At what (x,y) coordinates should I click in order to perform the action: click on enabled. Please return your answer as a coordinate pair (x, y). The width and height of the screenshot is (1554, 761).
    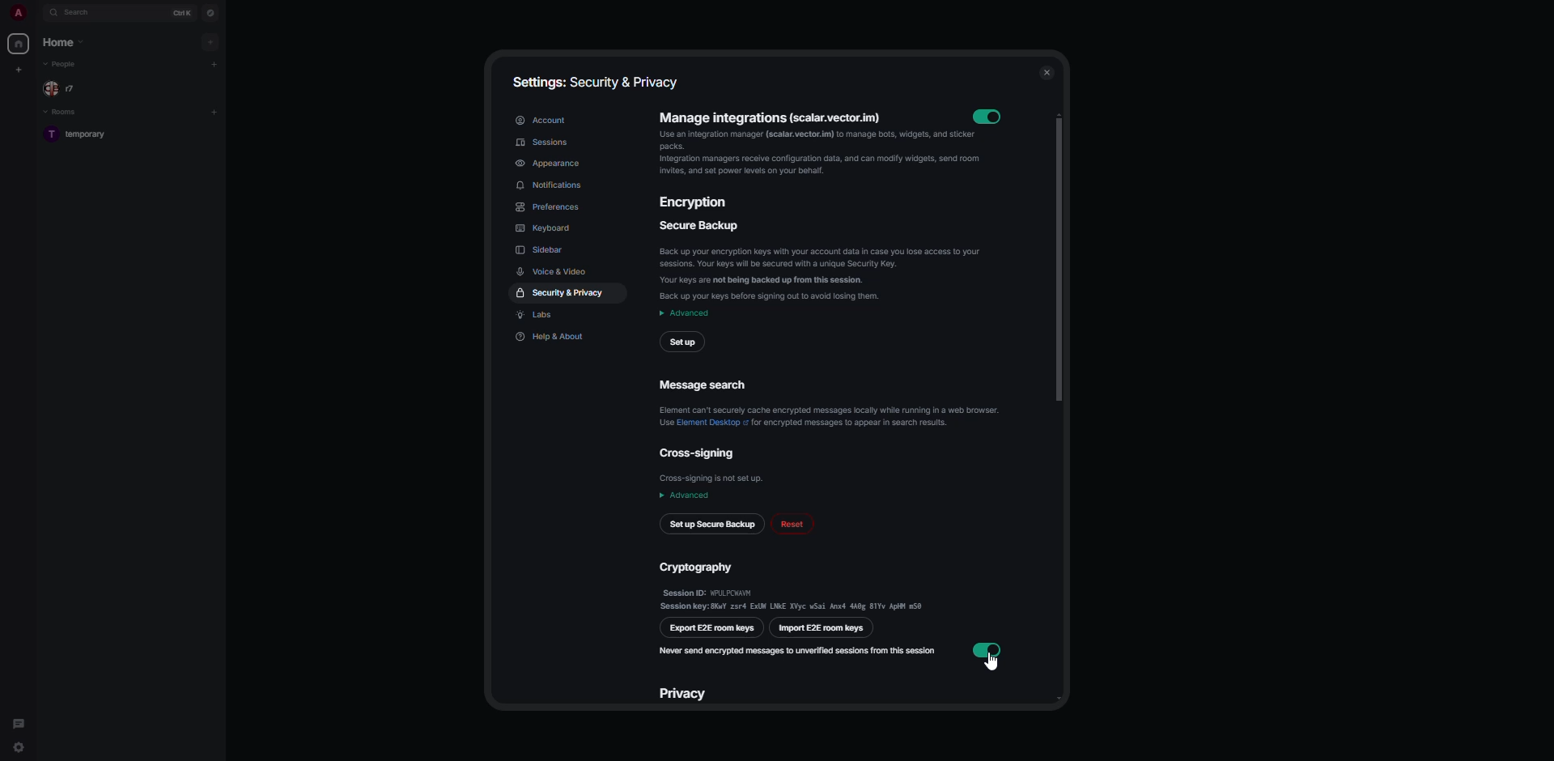
    Looking at the image, I should click on (991, 117).